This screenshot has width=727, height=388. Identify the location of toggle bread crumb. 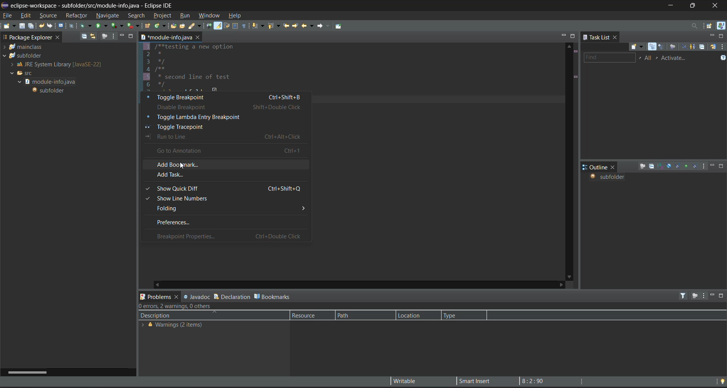
(210, 26).